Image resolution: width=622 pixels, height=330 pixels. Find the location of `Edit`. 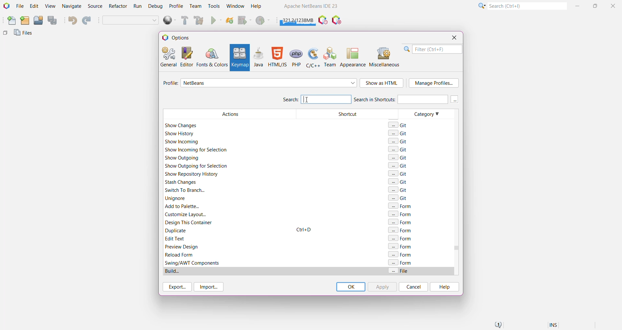

Edit is located at coordinates (34, 6).